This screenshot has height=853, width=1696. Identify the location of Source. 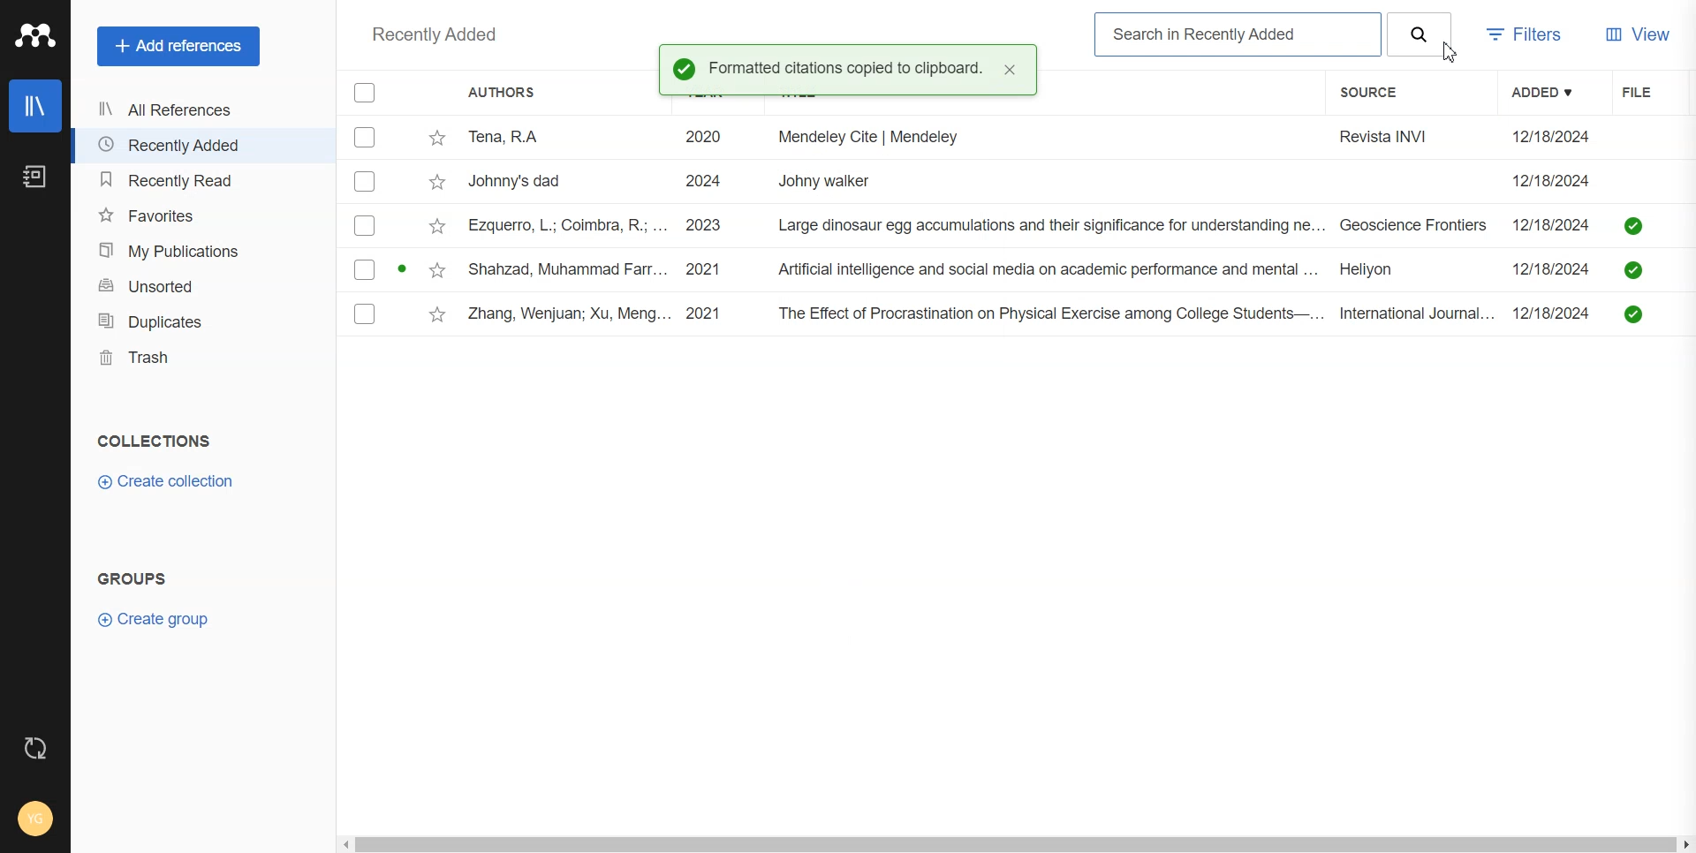
(1380, 94).